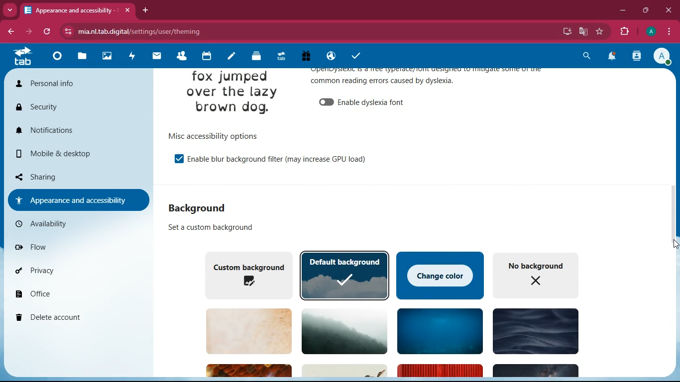  I want to click on custom background, so click(212, 227).